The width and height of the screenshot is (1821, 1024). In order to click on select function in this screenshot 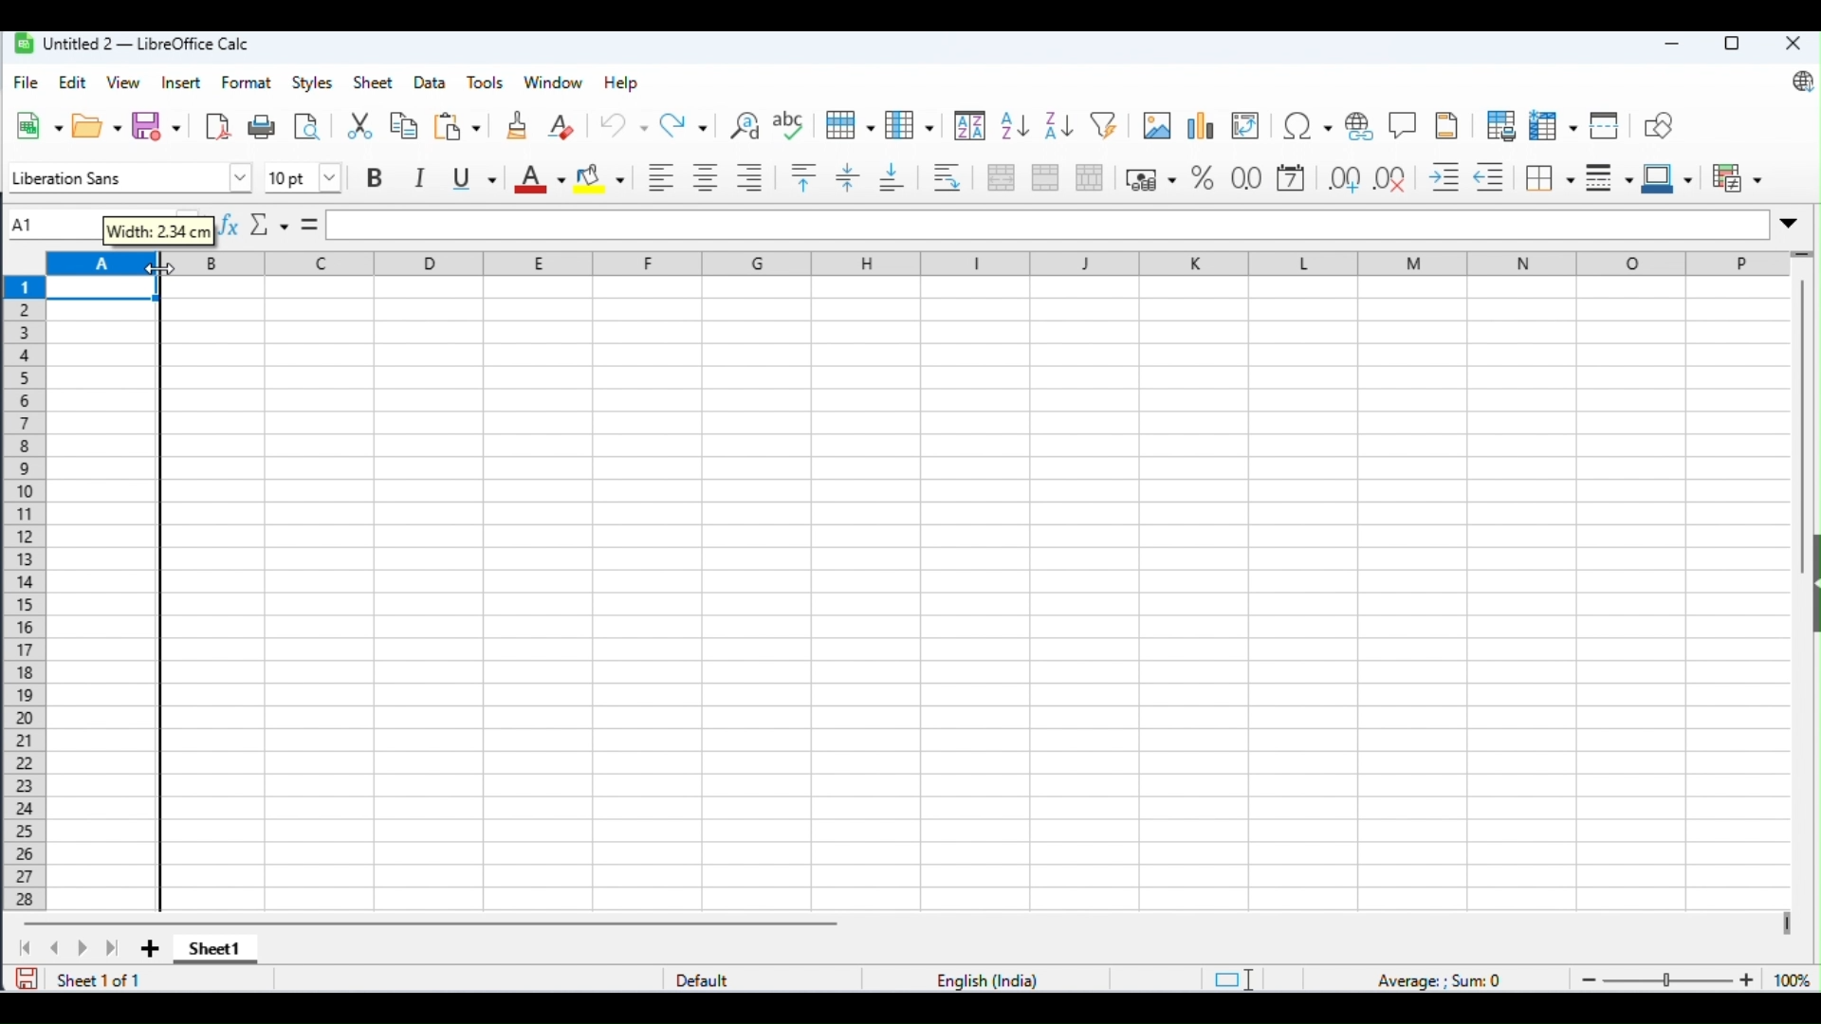, I will do `click(268, 223)`.